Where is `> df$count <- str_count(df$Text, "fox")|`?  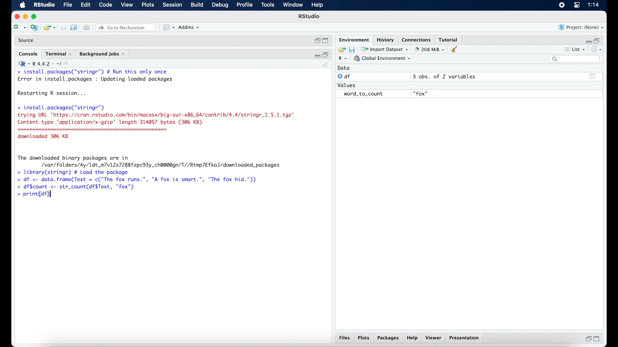
> df$count <- str_count(df$Text, "fox")| is located at coordinates (78, 187).